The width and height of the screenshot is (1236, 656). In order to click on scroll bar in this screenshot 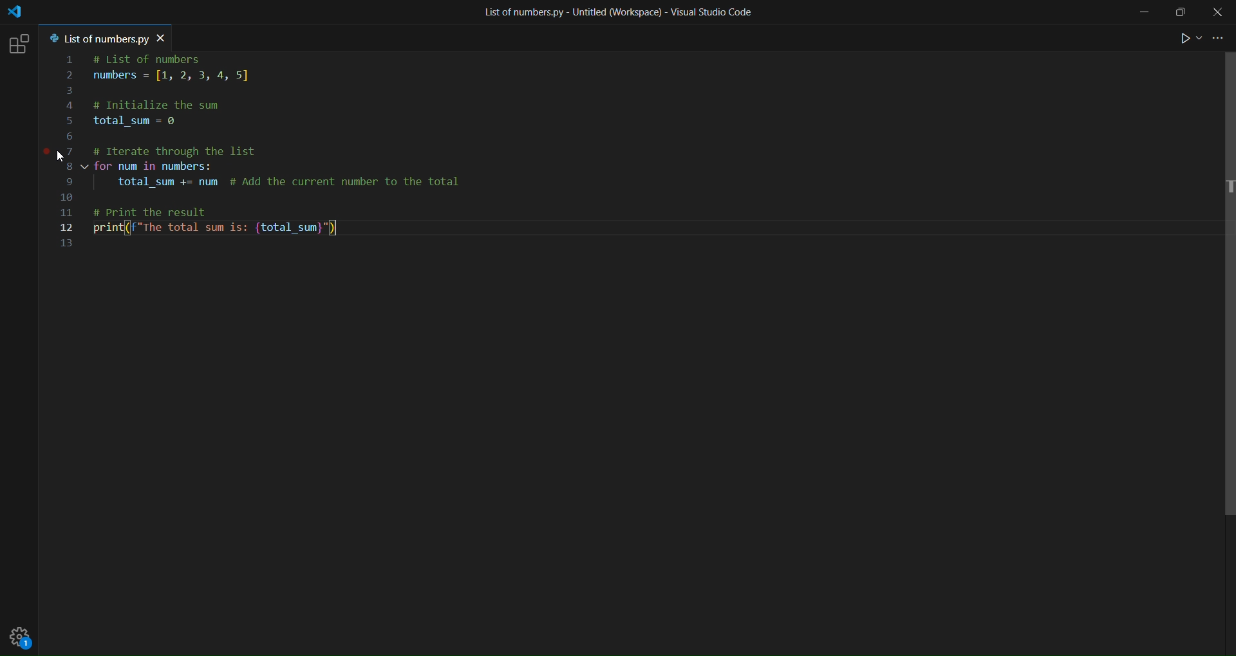, I will do `click(1223, 289)`.